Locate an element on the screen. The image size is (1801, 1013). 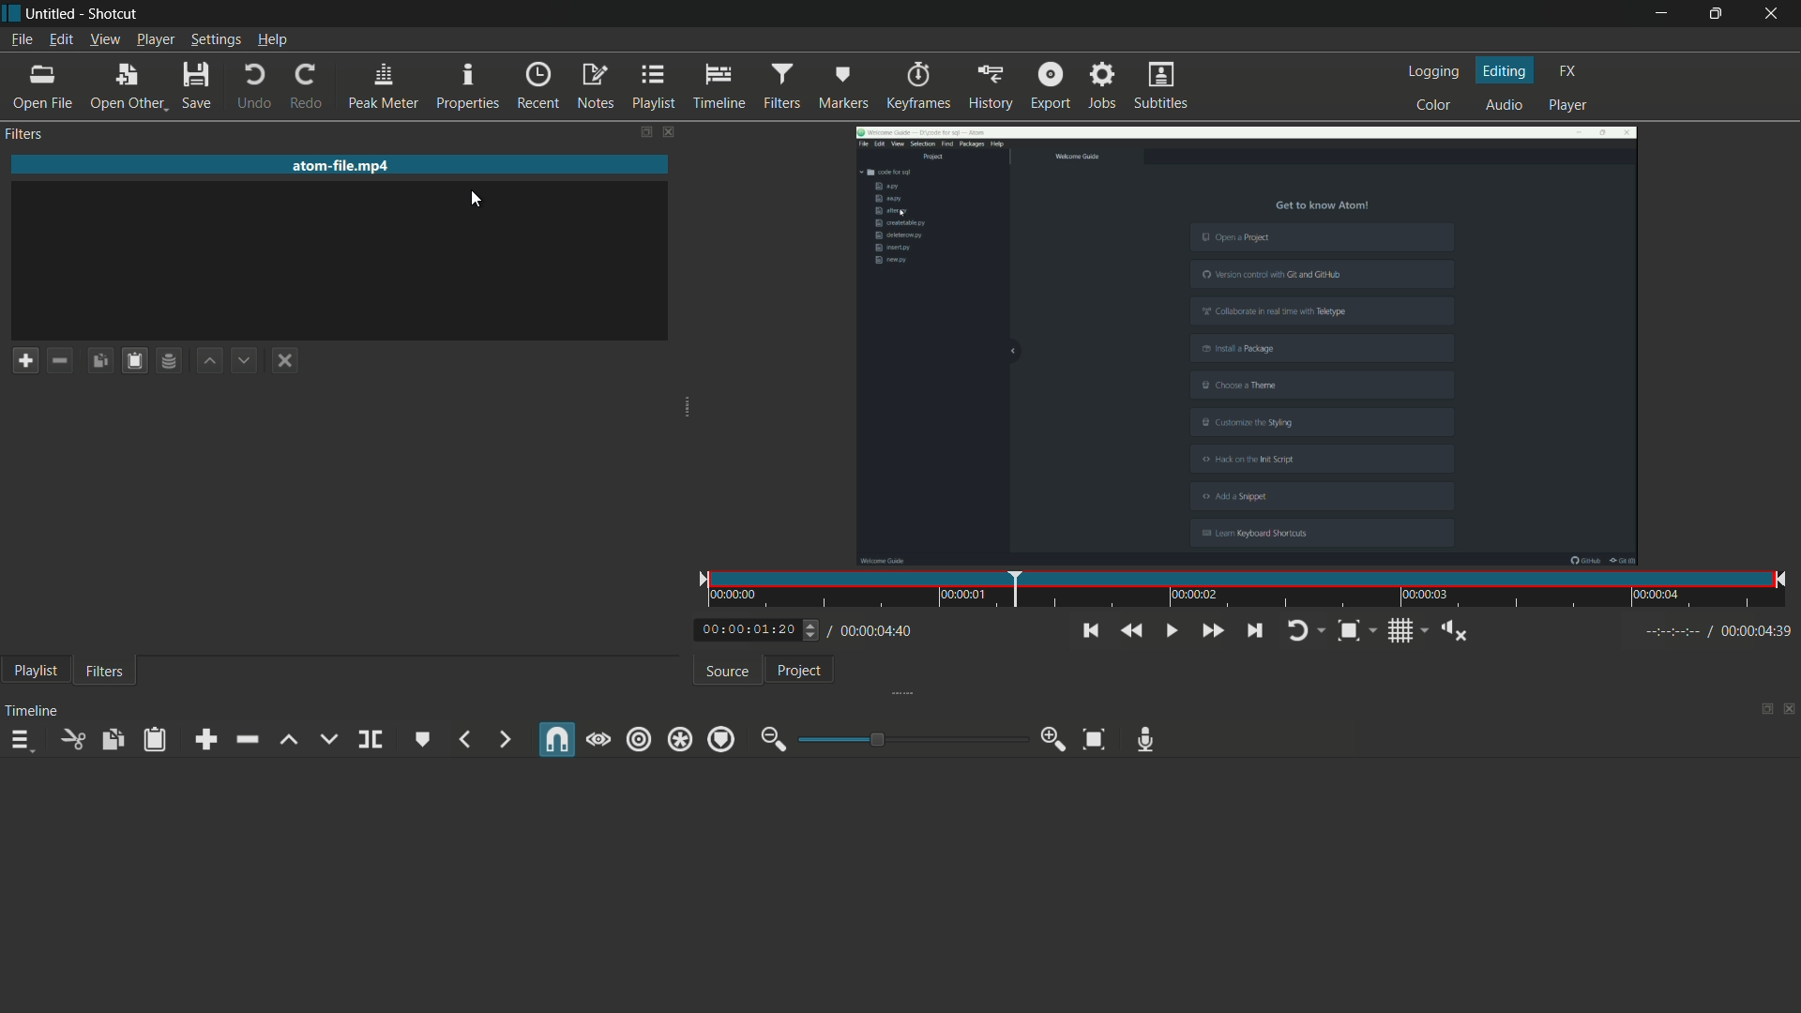
export is located at coordinates (1050, 86).